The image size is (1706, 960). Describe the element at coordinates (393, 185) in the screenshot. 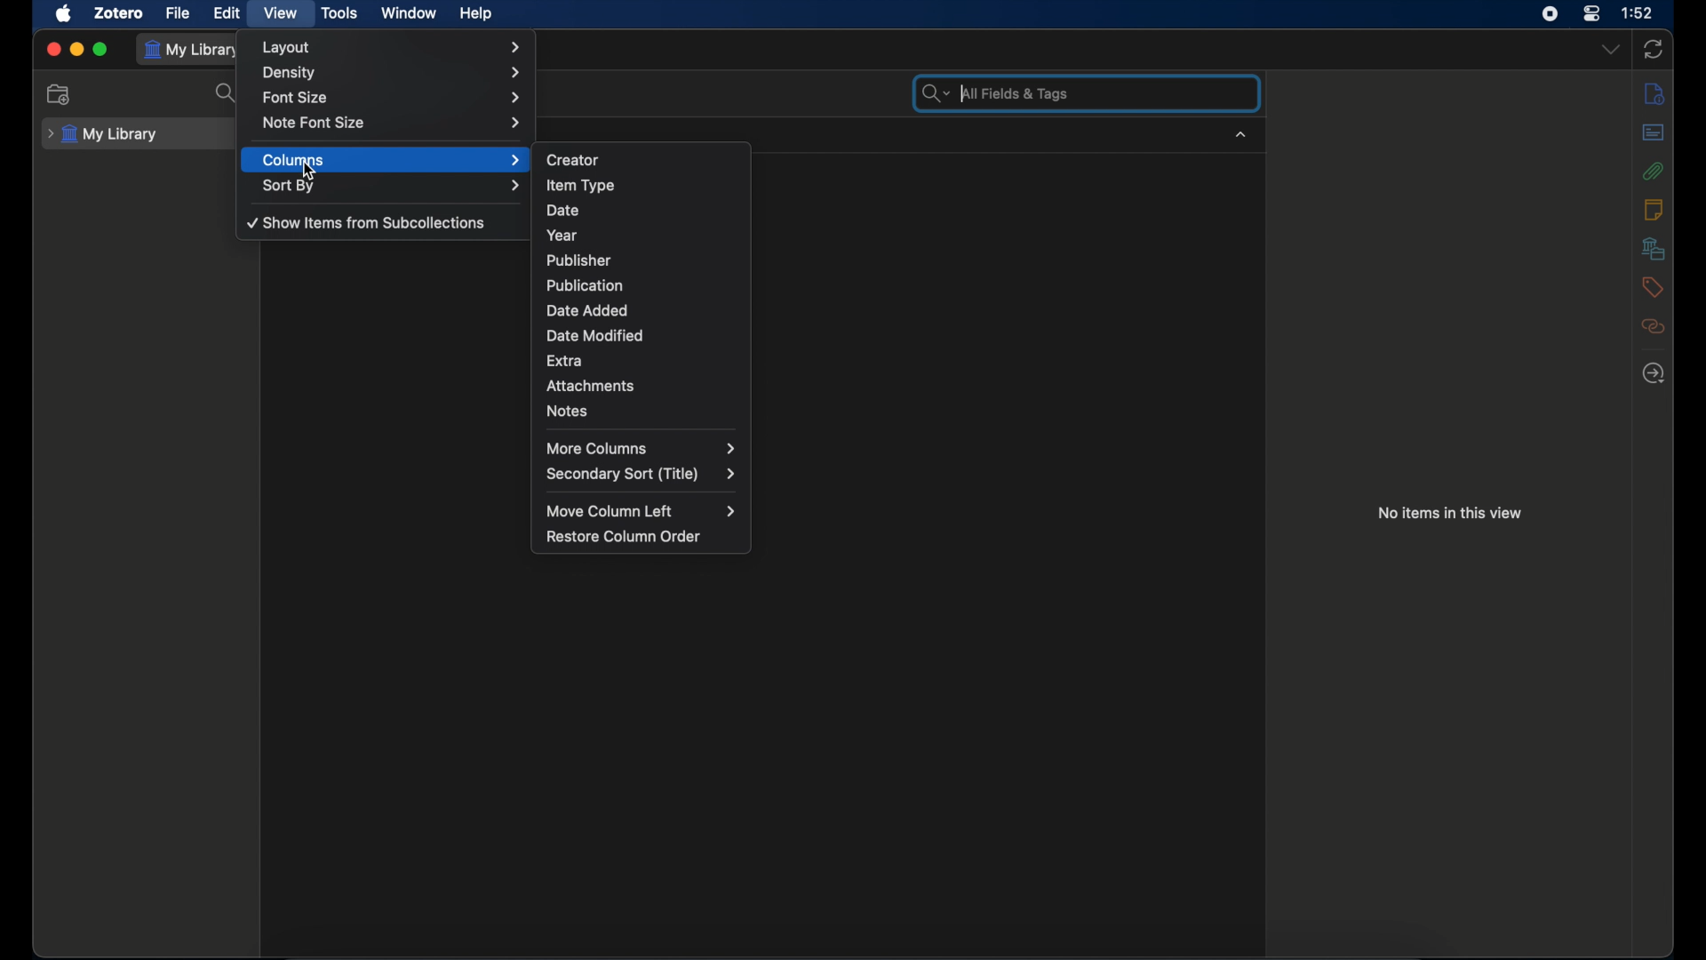

I see `sort by` at that location.